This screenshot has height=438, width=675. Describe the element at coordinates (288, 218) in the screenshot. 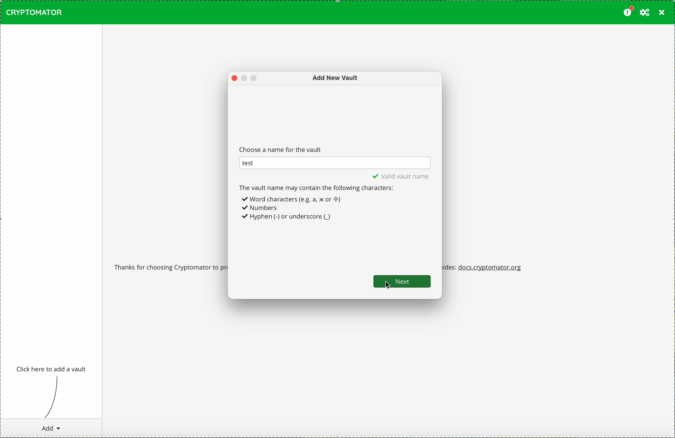

I see `Hyphrn (-) or underscore (_)` at that location.